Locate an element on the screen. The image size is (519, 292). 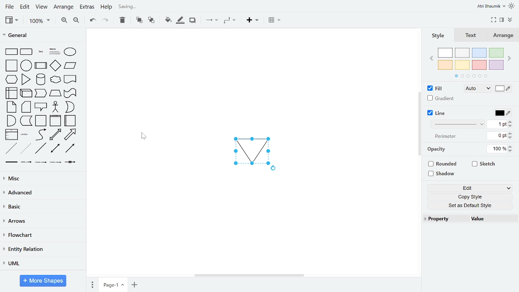
cube is located at coordinates (26, 93).